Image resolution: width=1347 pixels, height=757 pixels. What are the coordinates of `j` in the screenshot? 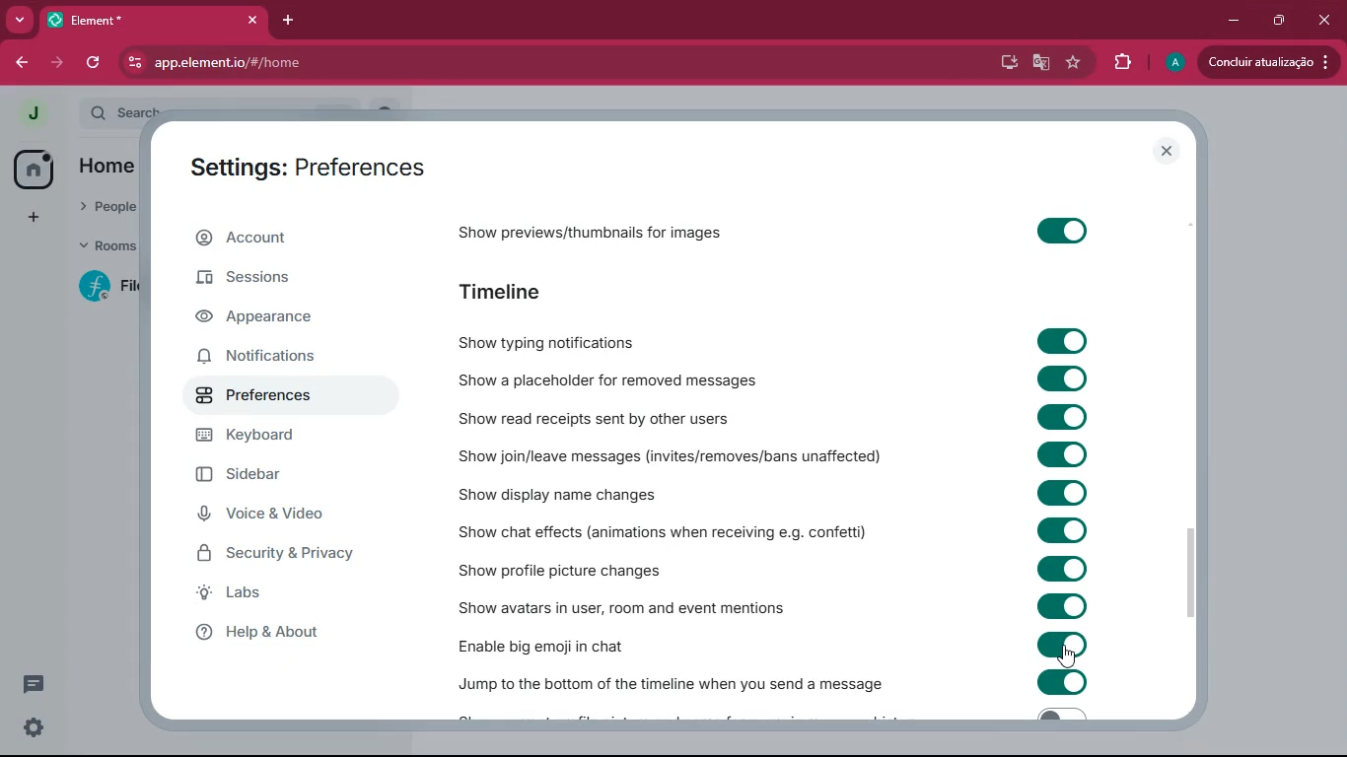 It's located at (30, 115).